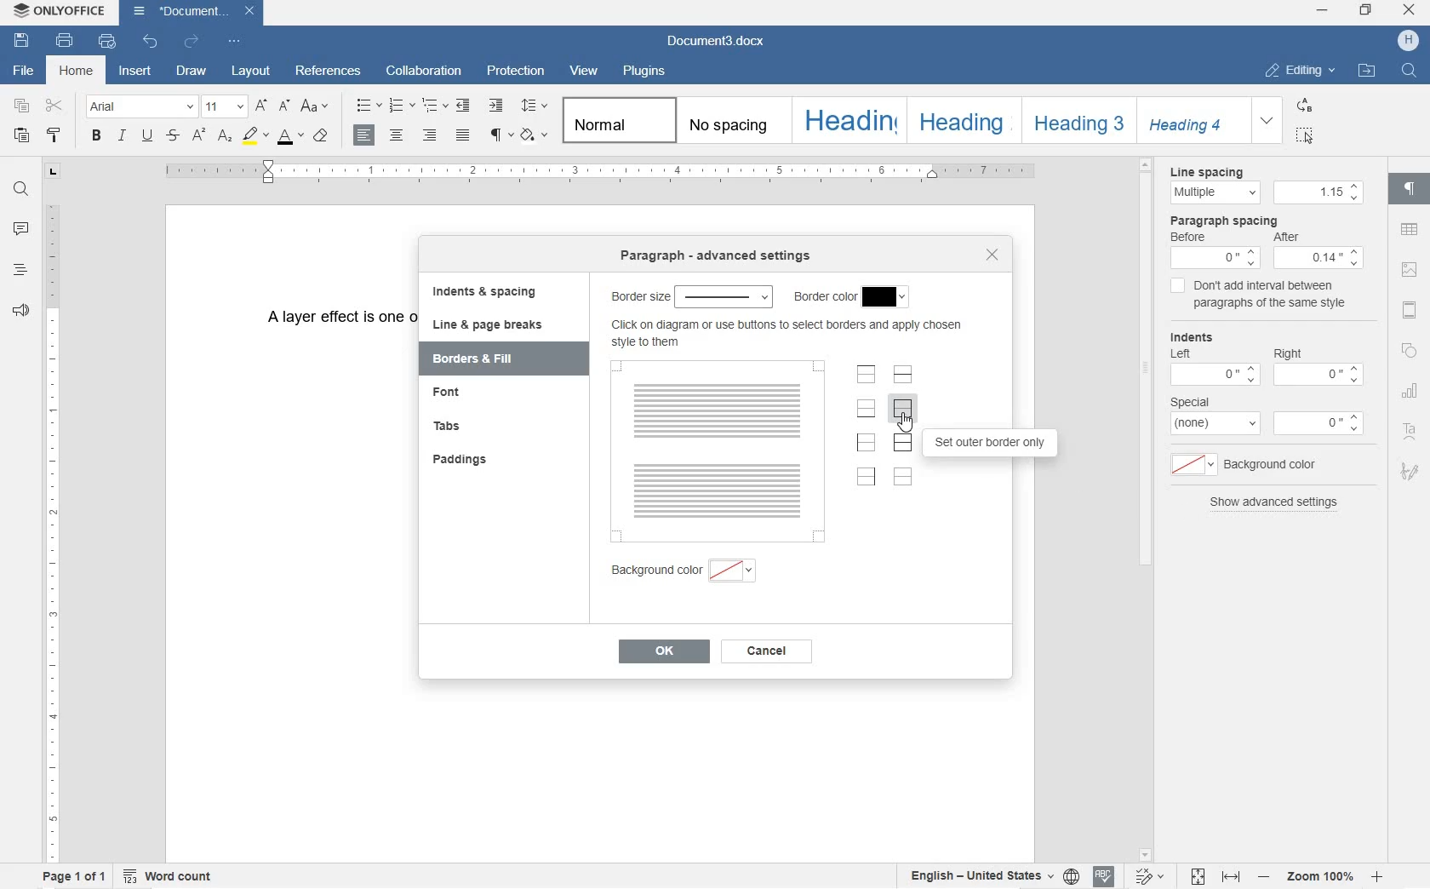 This screenshot has width=1430, height=889. Describe the element at coordinates (73, 875) in the screenshot. I see `PAGE 1 OF 1` at that location.